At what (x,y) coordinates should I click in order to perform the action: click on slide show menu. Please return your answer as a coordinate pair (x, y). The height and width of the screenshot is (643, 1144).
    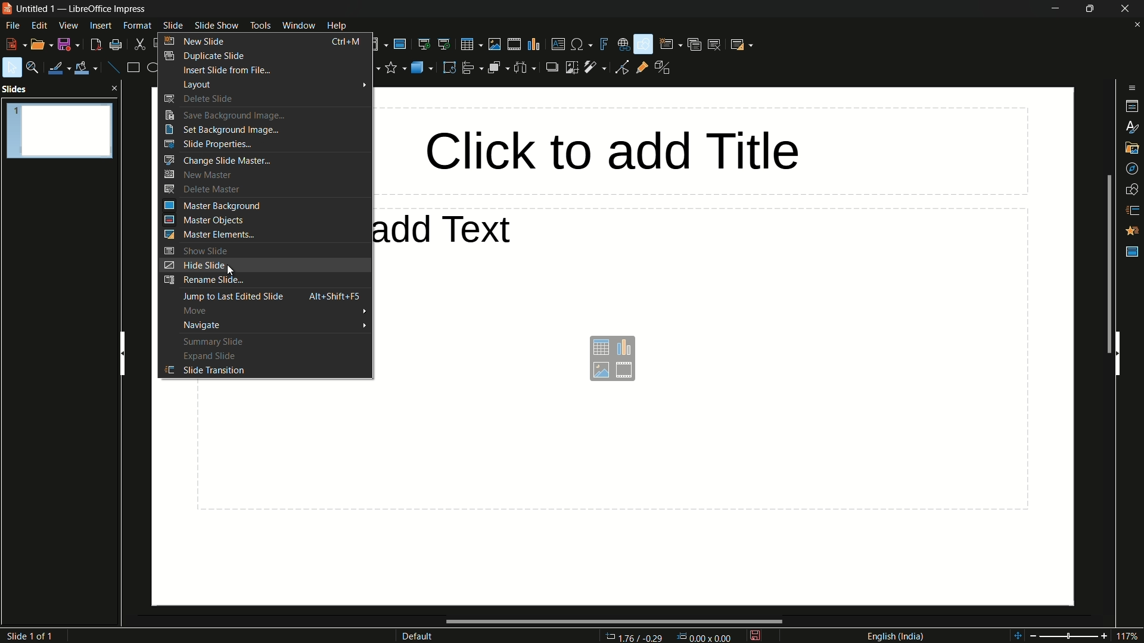
    Looking at the image, I should click on (216, 26).